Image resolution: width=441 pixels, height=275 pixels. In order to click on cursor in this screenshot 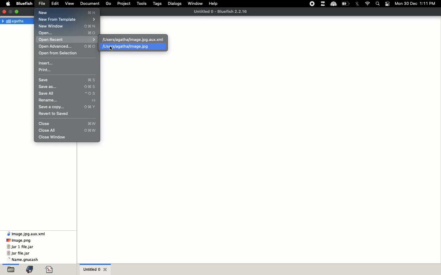, I will do `click(111, 48)`.